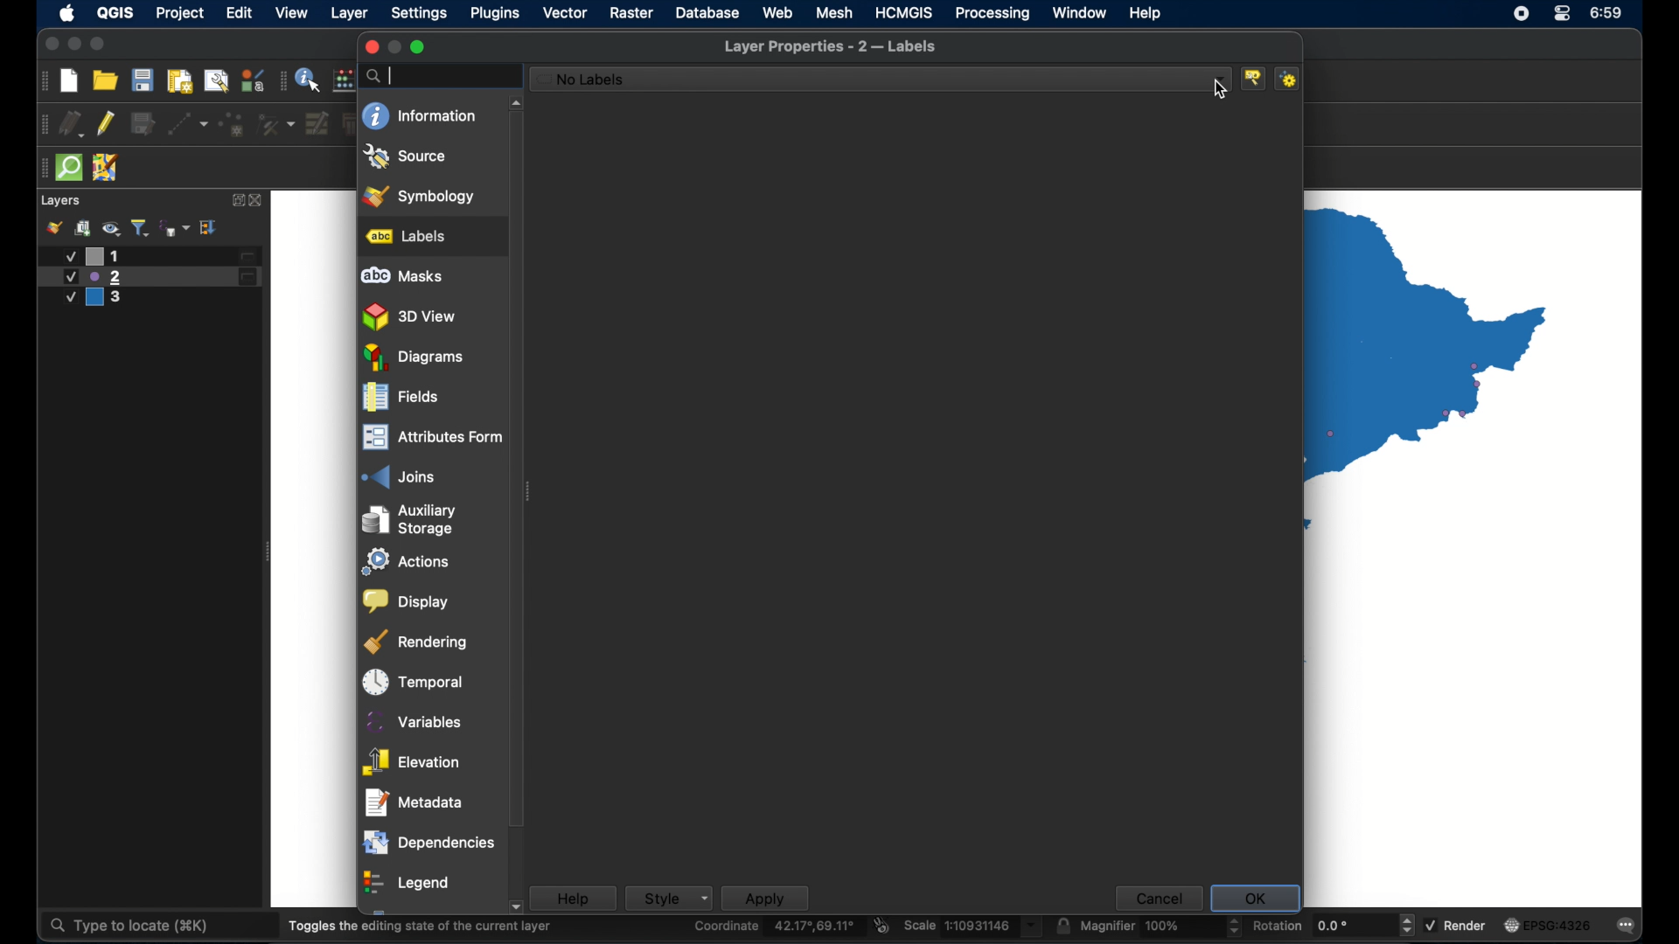 This screenshot has height=944, width=1679. What do you see at coordinates (1334, 924) in the screenshot?
I see `rotation` at bounding box center [1334, 924].